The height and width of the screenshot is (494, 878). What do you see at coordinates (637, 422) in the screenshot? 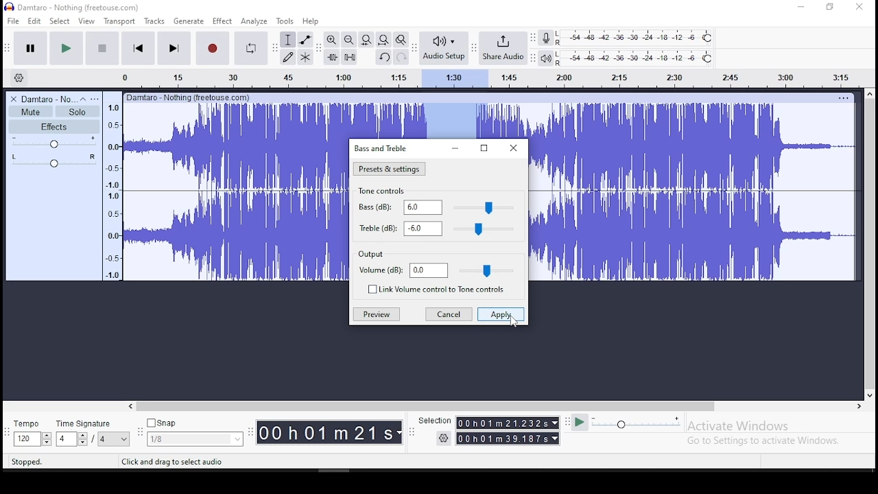
I see `playback speed` at bounding box center [637, 422].